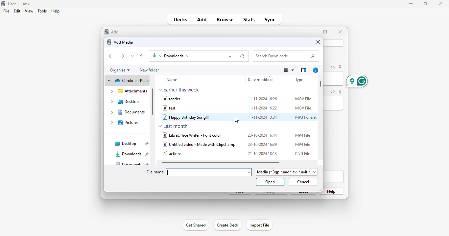 This screenshot has width=449, height=236. Describe the element at coordinates (132, 56) in the screenshot. I see `recent locations` at that location.